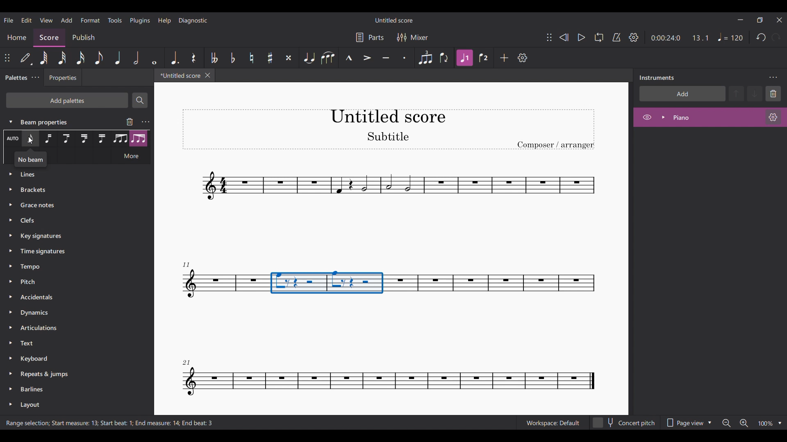 The height and width of the screenshot is (442, 787). Describe the element at coordinates (146, 122) in the screenshot. I see `Instrument settings` at that location.